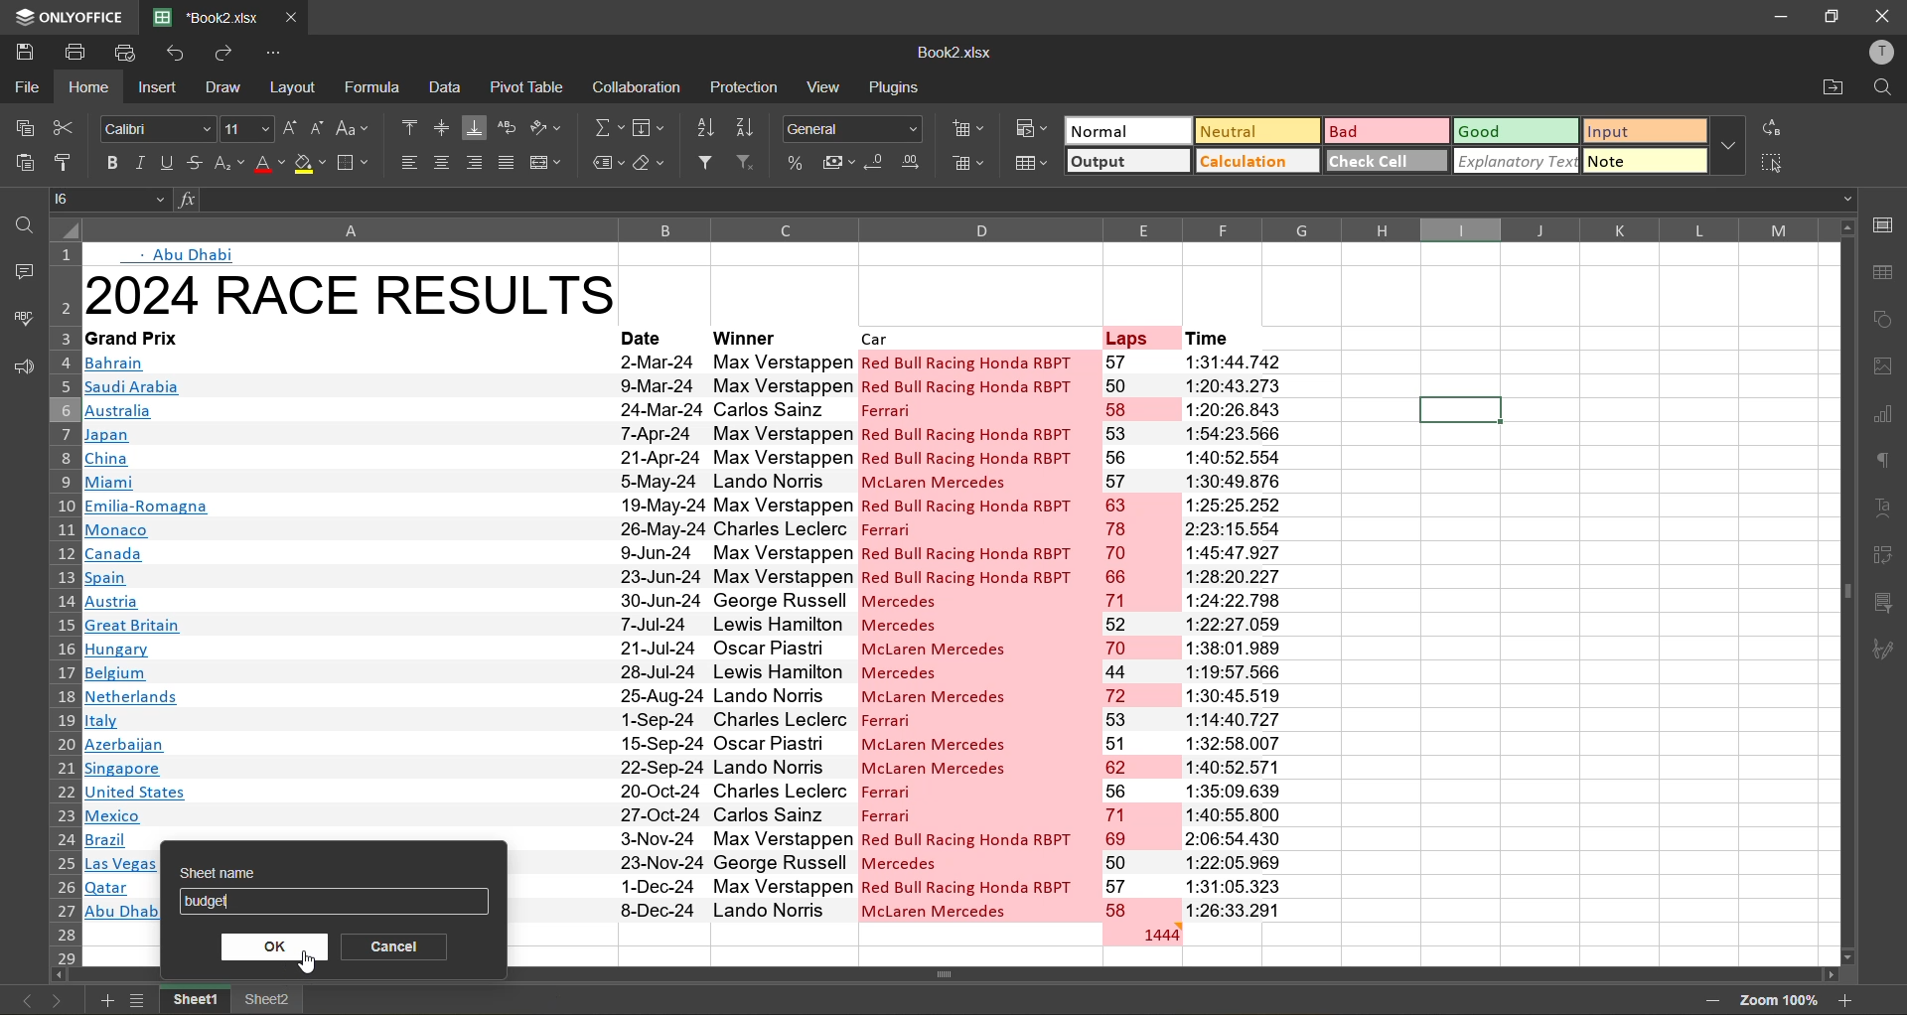 This screenshot has width=1907, height=1015. Describe the element at coordinates (1729, 142) in the screenshot. I see `more options` at that location.